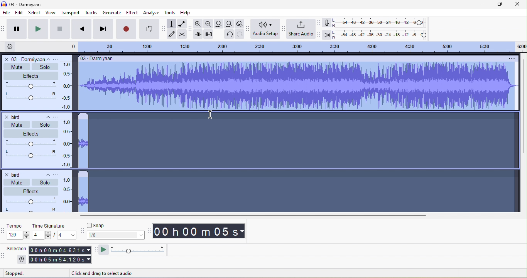 This screenshot has width=527, height=278. What do you see at coordinates (45, 124) in the screenshot?
I see `solo` at bounding box center [45, 124].